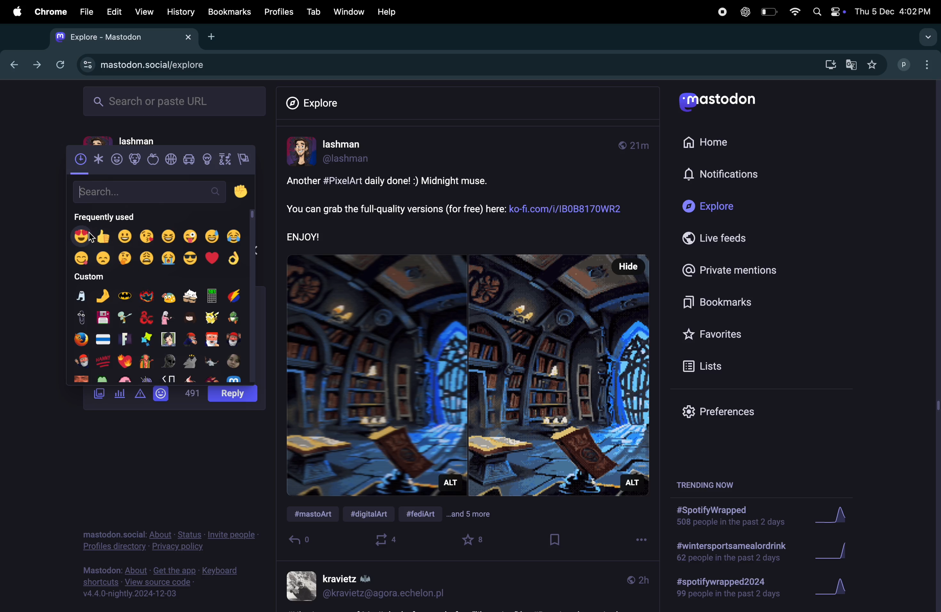 The height and width of the screenshot is (612, 941). Describe the element at coordinates (192, 395) in the screenshot. I see `500 words` at that location.